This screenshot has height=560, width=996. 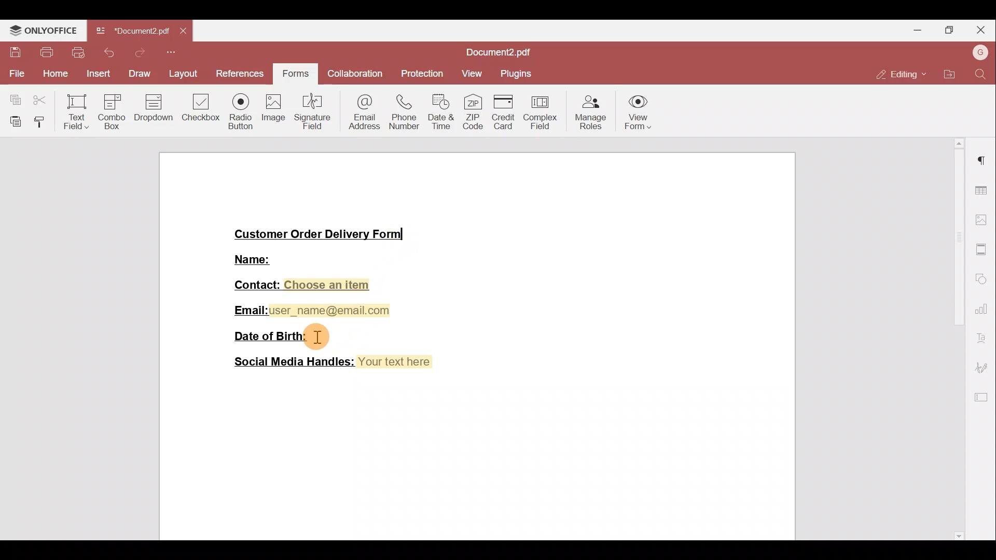 What do you see at coordinates (43, 98) in the screenshot?
I see `Cut` at bounding box center [43, 98].